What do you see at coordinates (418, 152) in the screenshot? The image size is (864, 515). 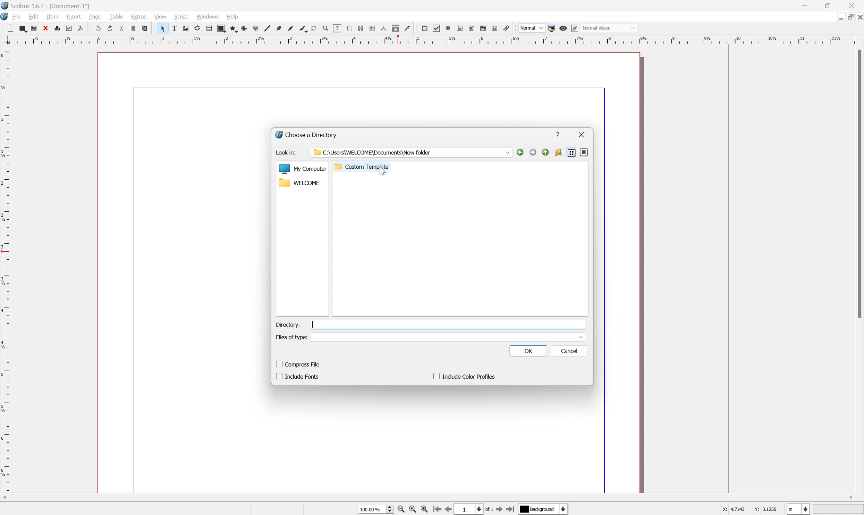 I see `C:\Users\WELCOME\Documents\New folder ` at bounding box center [418, 152].